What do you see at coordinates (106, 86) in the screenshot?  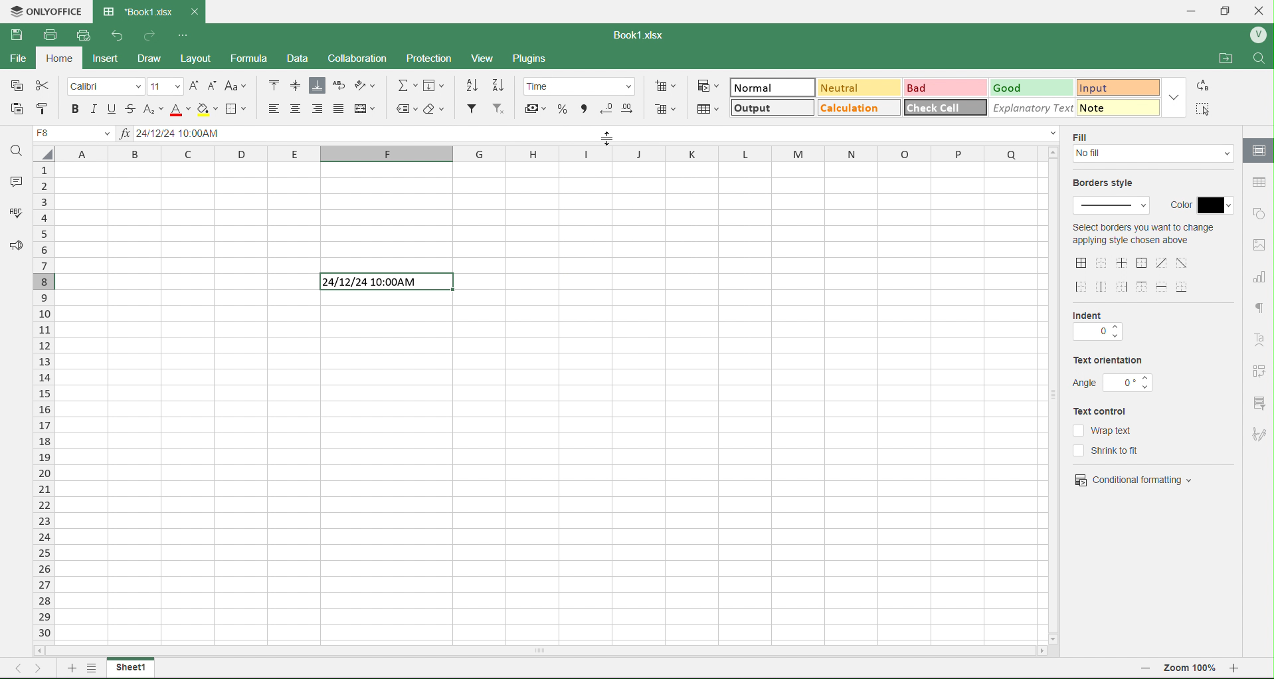 I see `Font Style` at bounding box center [106, 86].